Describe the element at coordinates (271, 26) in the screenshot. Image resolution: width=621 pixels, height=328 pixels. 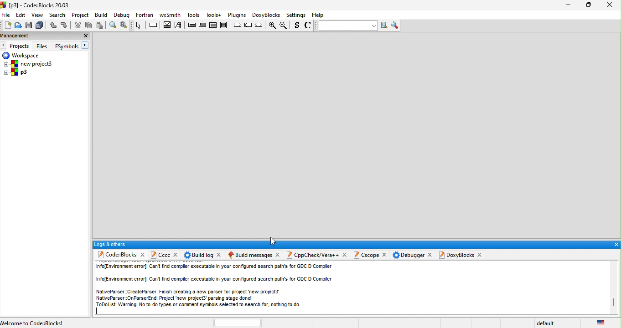
I see `zoom in` at that location.